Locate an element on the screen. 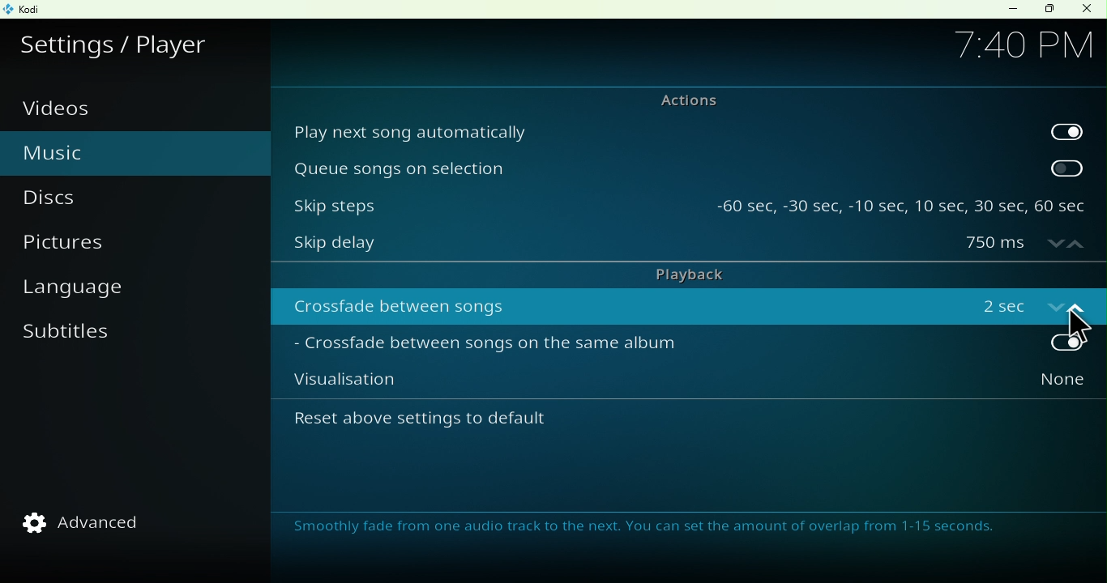 Image resolution: width=1107 pixels, height=583 pixels. Language is located at coordinates (88, 291).